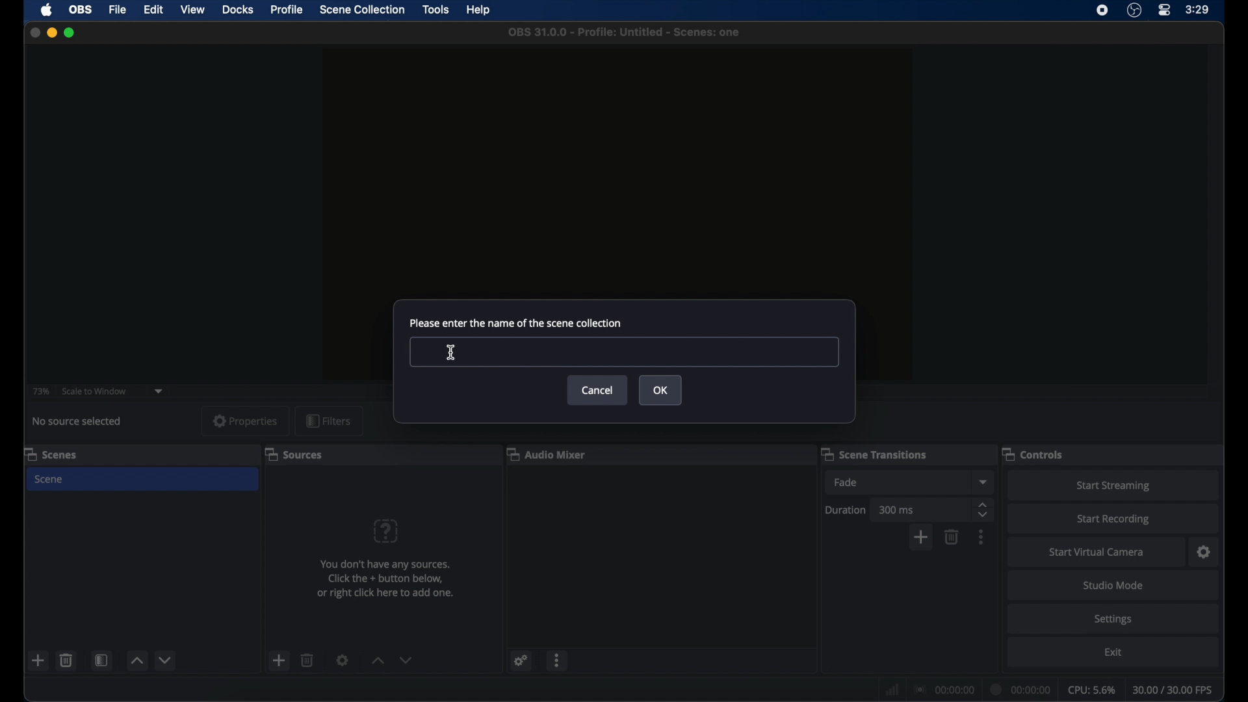  Describe the element at coordinates (1113, 486) in the screenshot. I see `start streaming` at that location.